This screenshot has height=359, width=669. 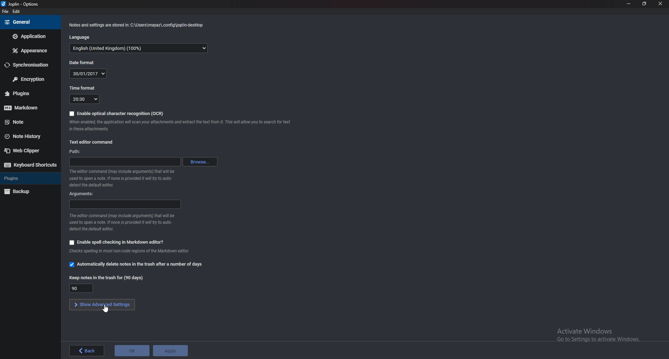 I want to click on English, so click(x=138, y=49).